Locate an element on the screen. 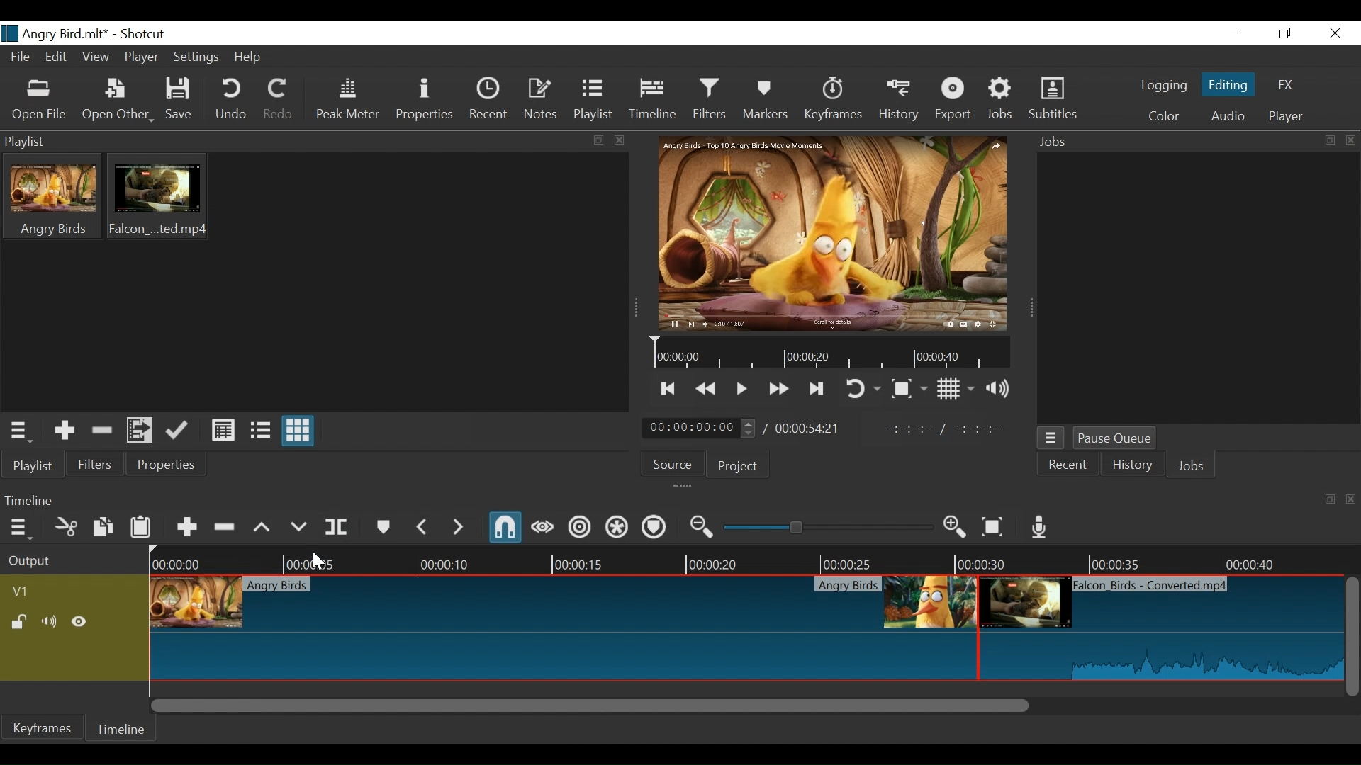 This screenshot has height=765, width=1361. Ripple is located at coordinates (580, 528).